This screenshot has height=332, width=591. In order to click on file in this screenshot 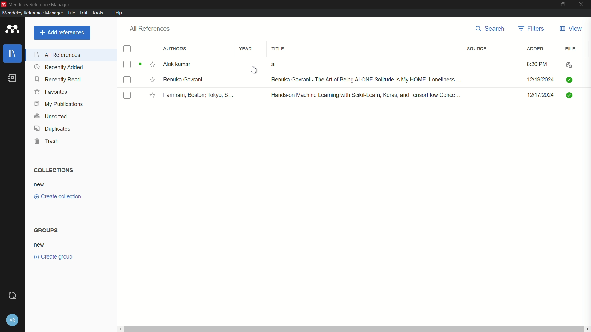, I will do `click(571, 49)`.